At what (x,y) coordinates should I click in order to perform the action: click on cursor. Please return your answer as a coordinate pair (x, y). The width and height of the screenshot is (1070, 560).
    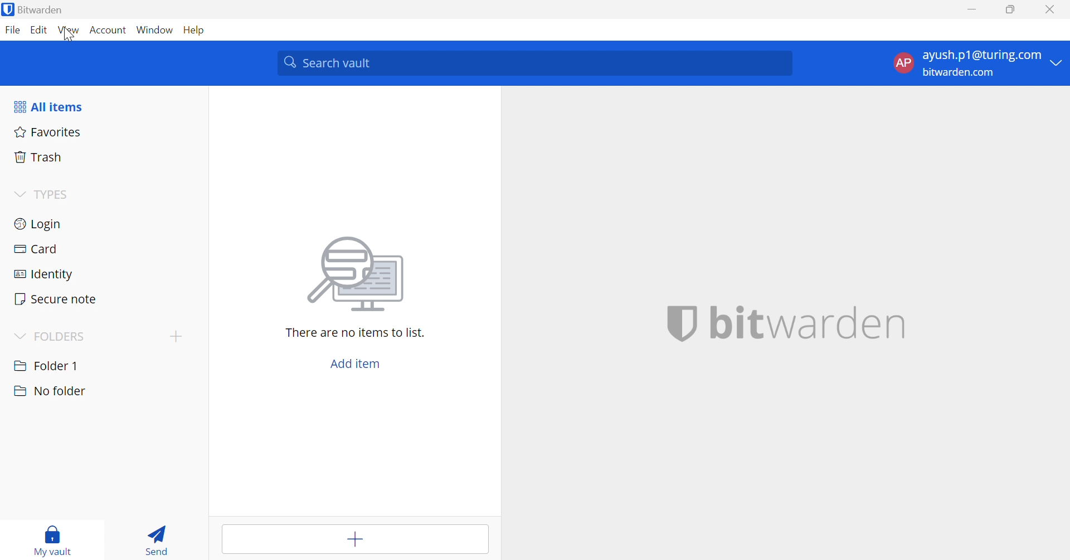
    Looking at the image, I should click on (67, 37).